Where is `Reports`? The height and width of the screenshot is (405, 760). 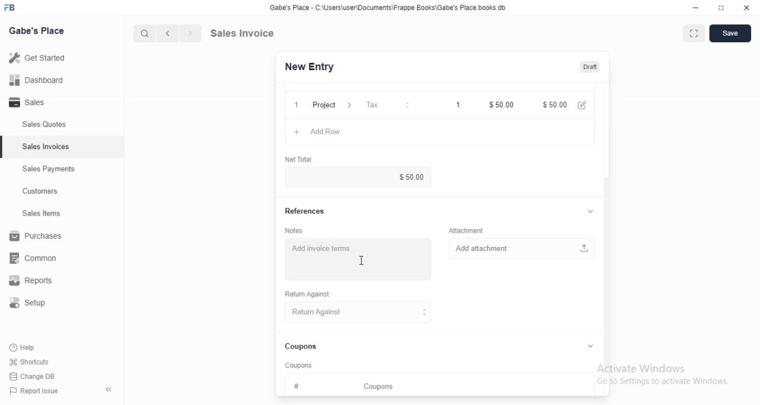
Reports is located at coordinates (39, 282).